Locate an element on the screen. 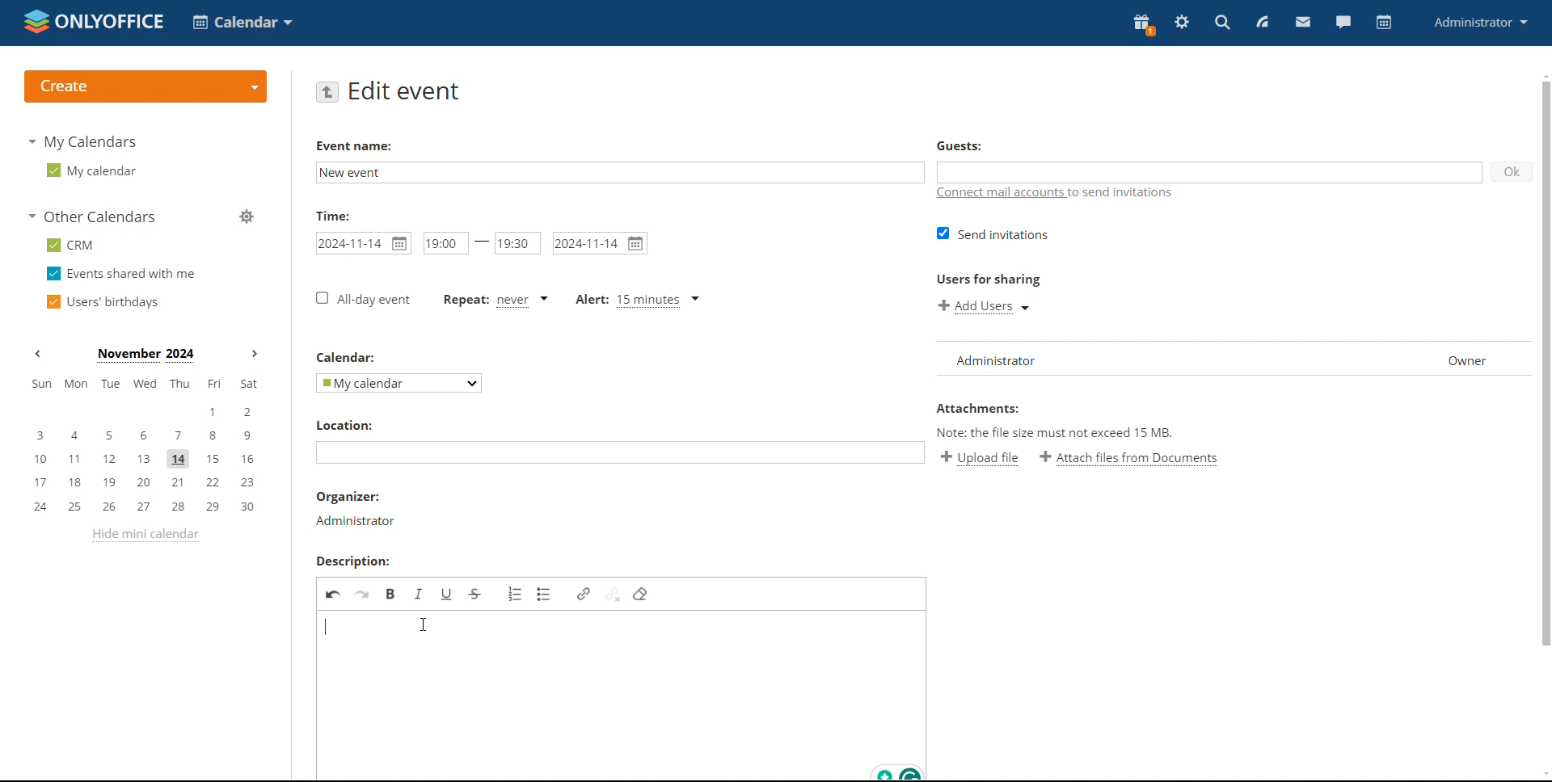 The width and height of the screenshot is (1552, 782). start date is located at coordinates (362, 243).